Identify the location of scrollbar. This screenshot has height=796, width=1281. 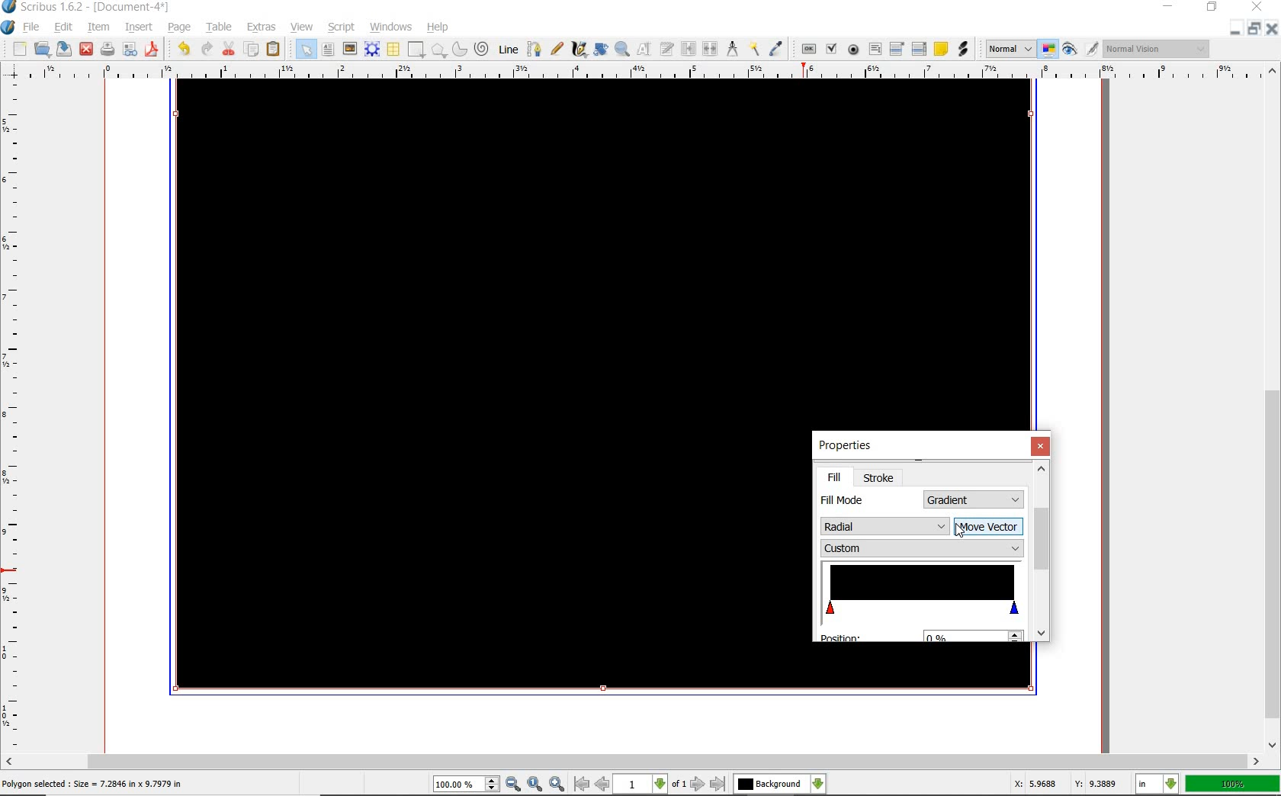
(633, 761).